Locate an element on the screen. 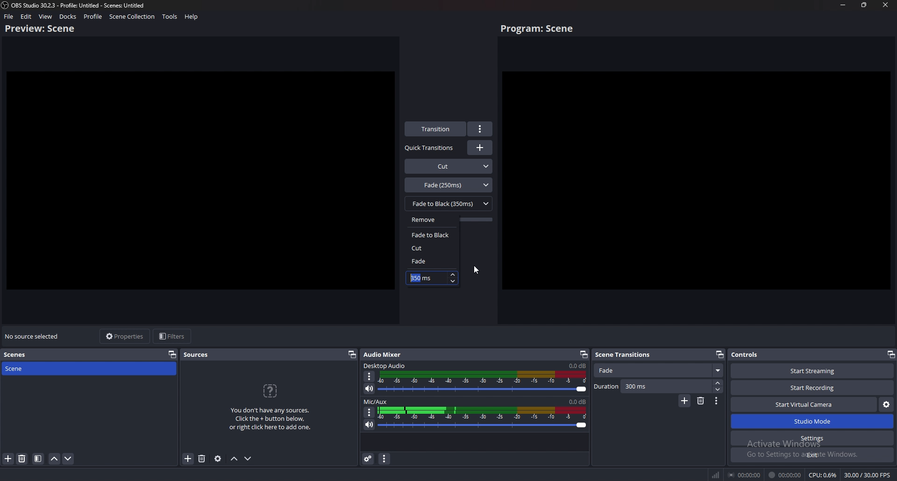  fade to black is located at coordinates (433, 234).